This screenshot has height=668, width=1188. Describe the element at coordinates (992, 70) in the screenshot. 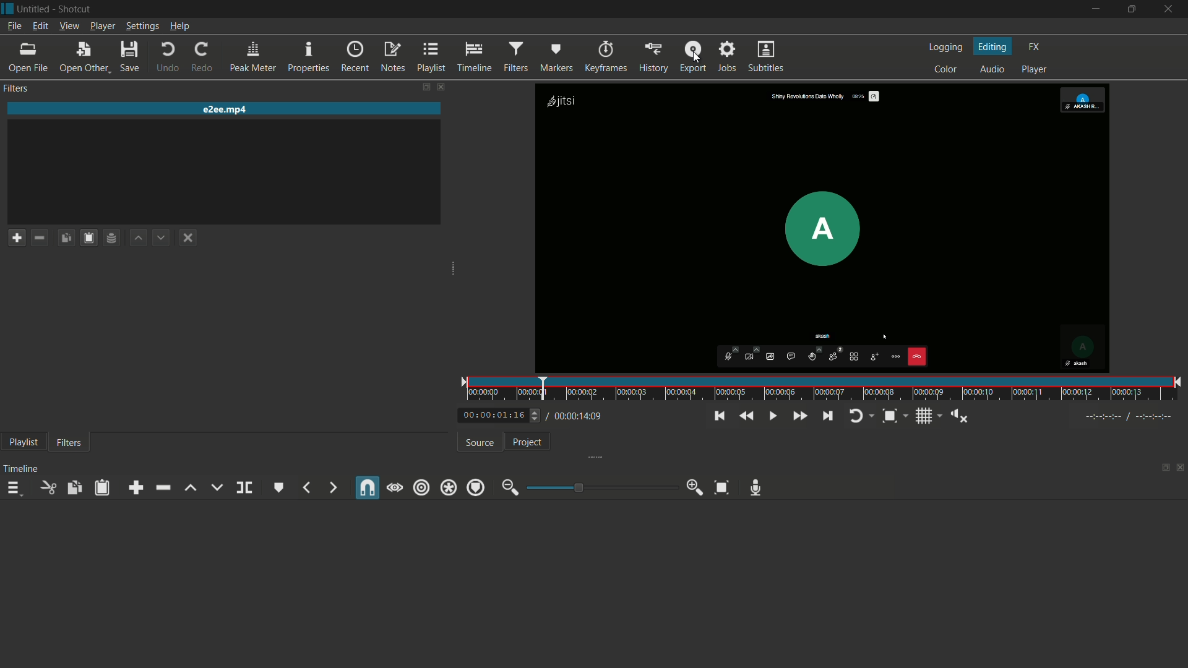

I see `audio` at that location.